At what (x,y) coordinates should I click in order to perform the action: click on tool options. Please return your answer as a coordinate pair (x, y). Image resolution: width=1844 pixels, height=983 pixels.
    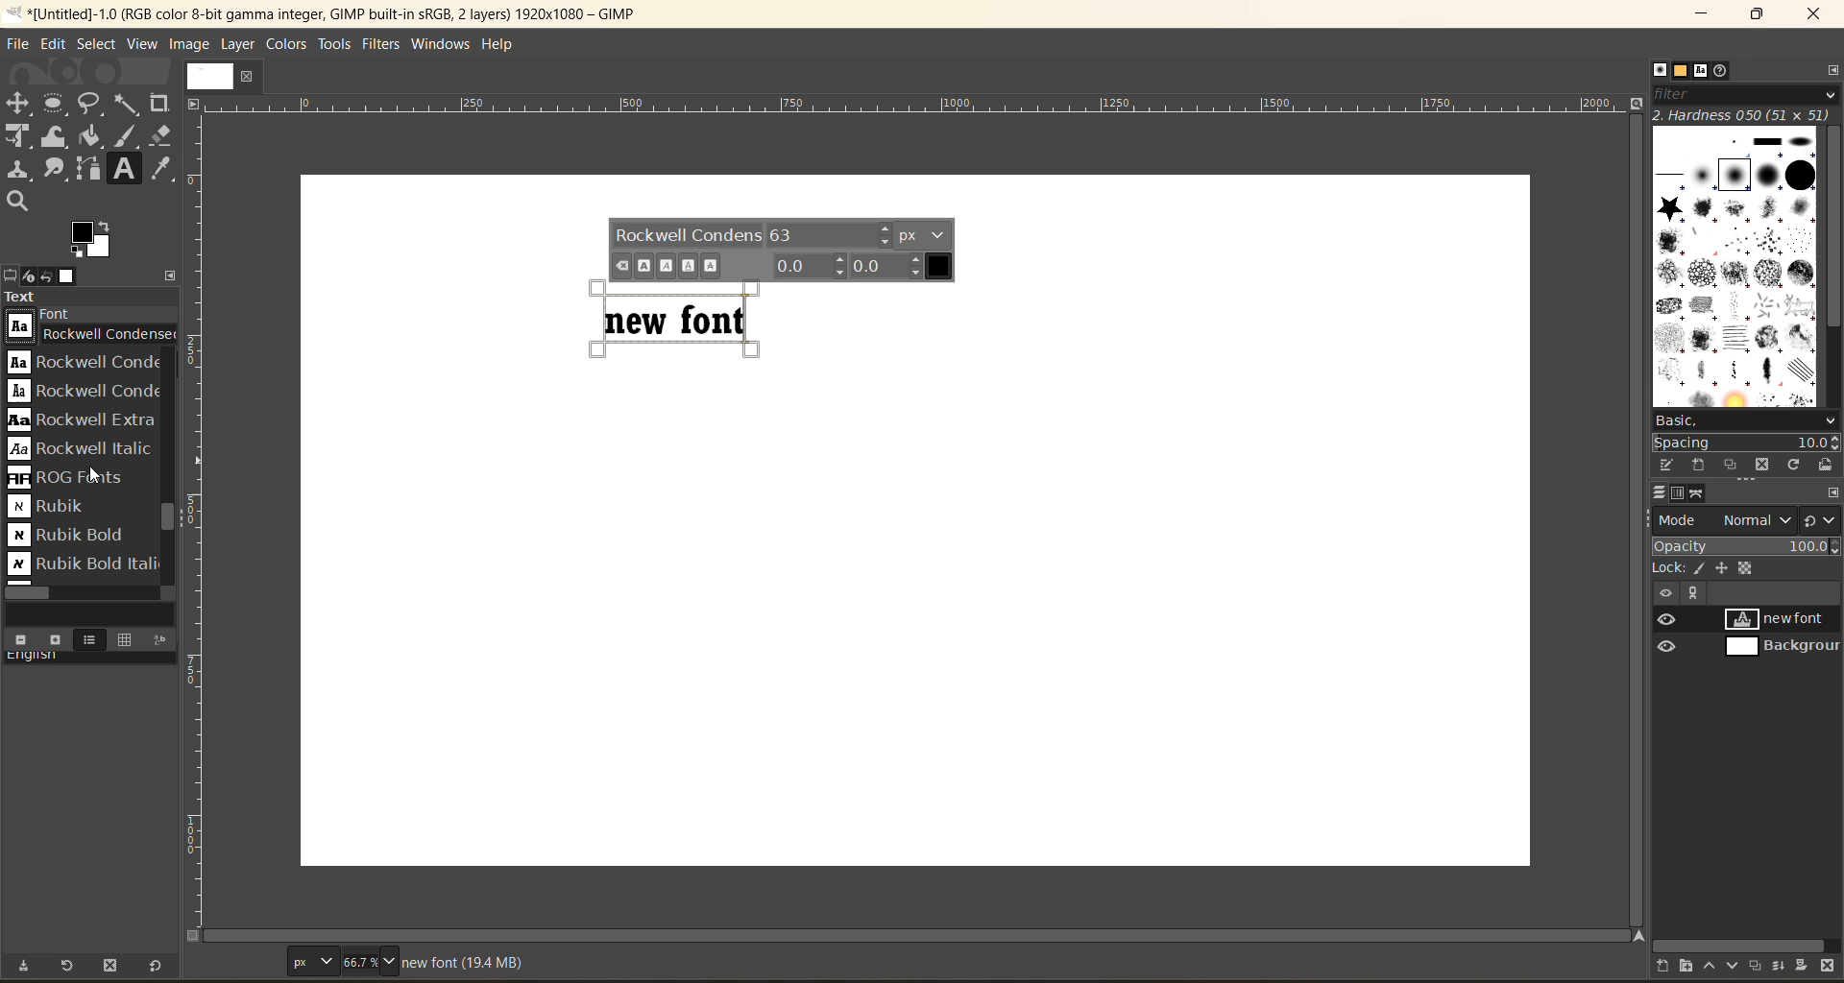
    Looking at the image, I should click on (12, 275).